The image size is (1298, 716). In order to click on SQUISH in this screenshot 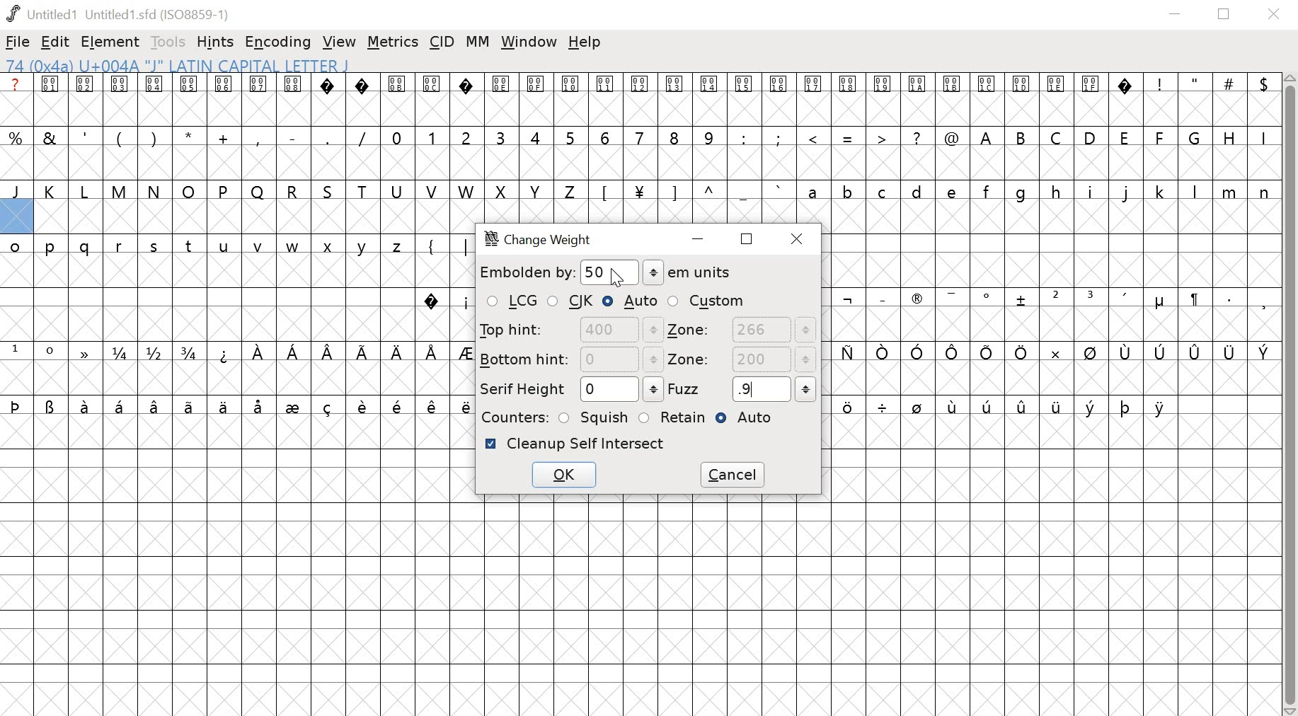, I will do `click(595, 416)`.